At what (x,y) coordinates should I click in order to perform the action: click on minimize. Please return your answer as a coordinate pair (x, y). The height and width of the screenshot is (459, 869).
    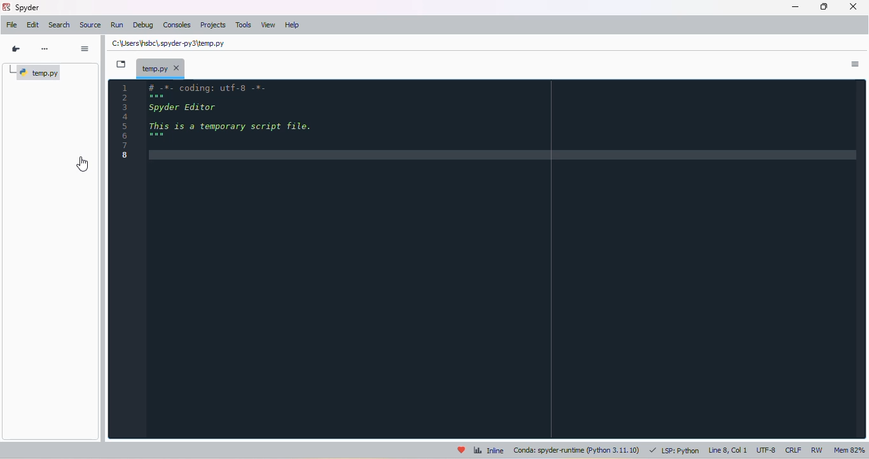
    Looking at the image, I should click on (796, 7).